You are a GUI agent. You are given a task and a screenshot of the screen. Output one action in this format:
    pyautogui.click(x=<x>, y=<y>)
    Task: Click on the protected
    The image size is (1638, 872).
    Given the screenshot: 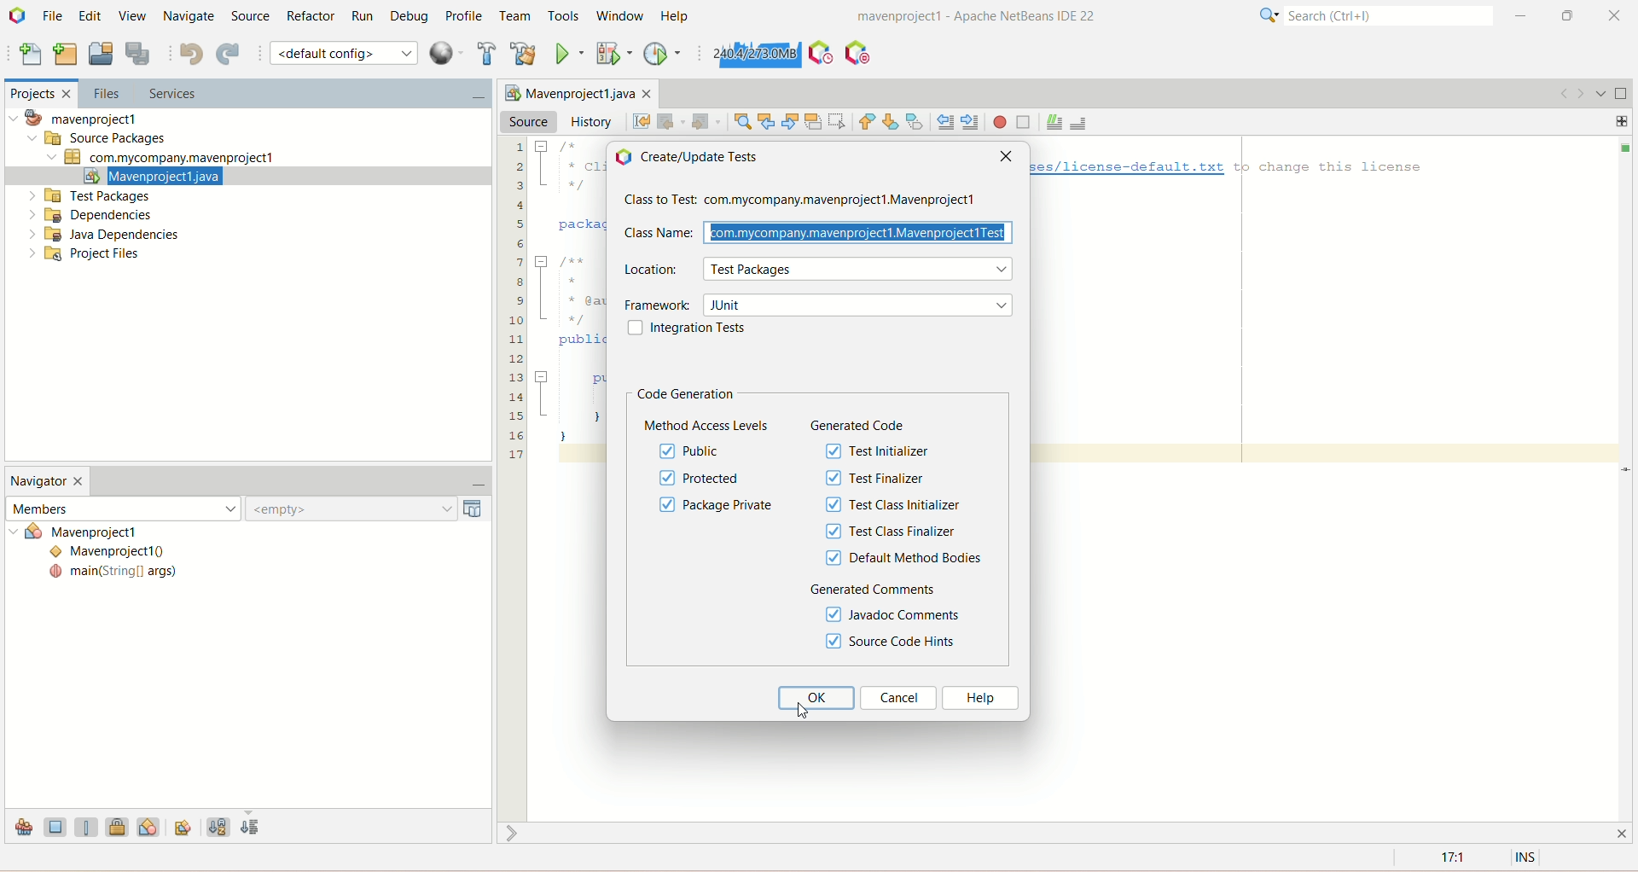 What is the action you would take?
    pyautogui.click(x=697, y=479)
    